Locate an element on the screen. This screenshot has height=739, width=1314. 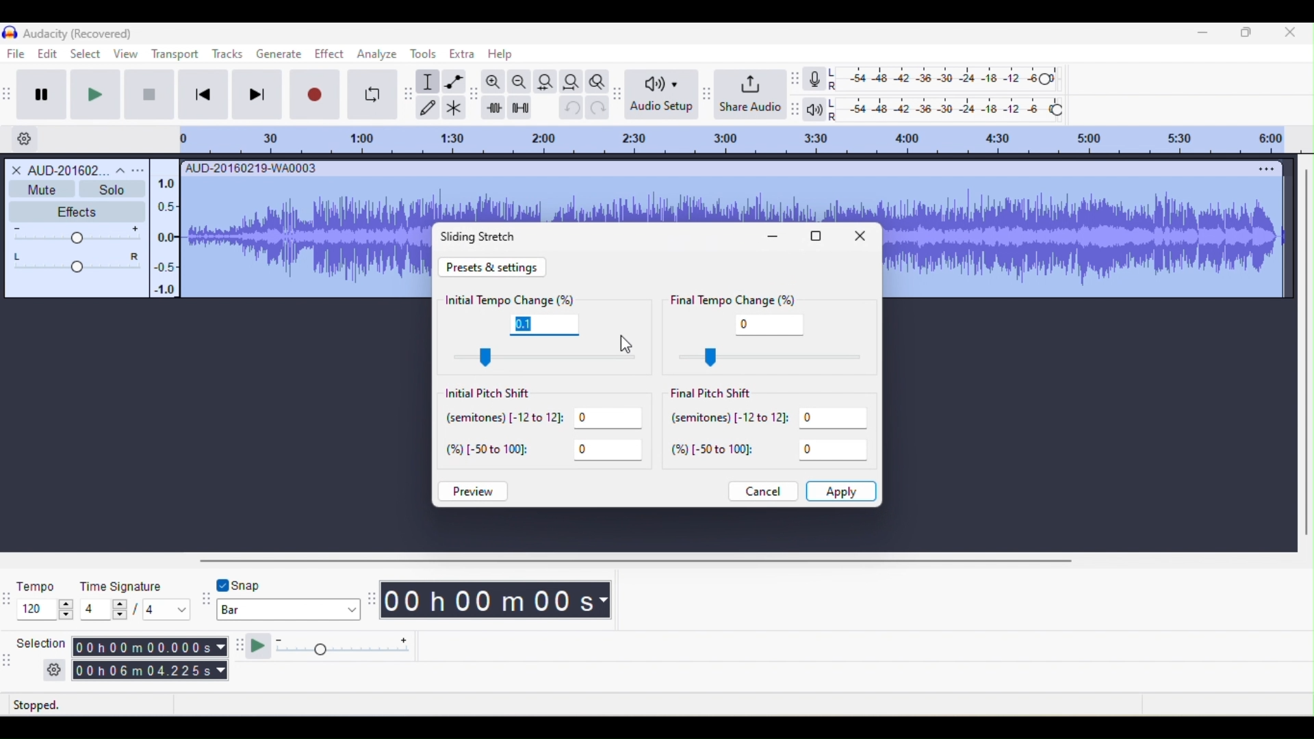
effect is located at coordinates (328, 57).